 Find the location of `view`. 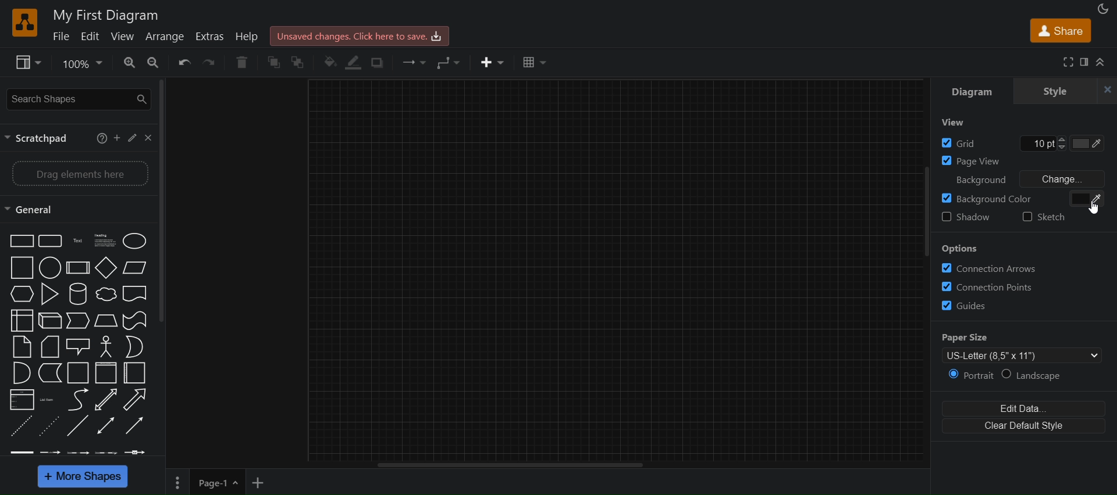

view is located at coordinates (28, 63).